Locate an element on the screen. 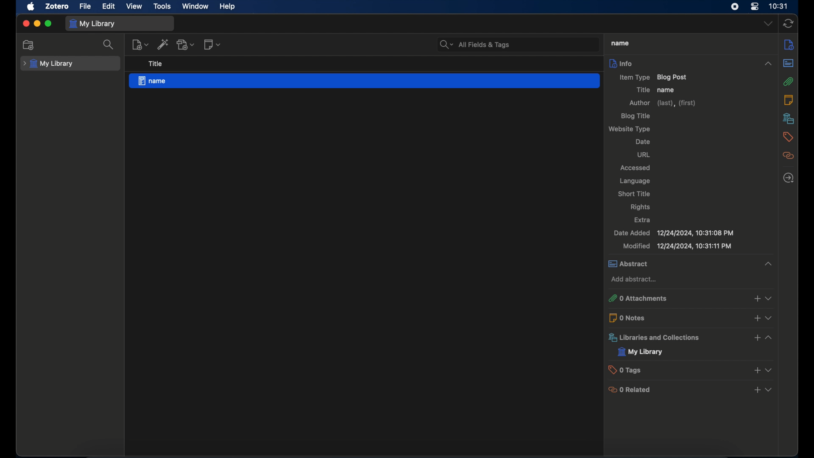 This screenshot has height=458, width=814. website type is located at coordinates (630, 129).